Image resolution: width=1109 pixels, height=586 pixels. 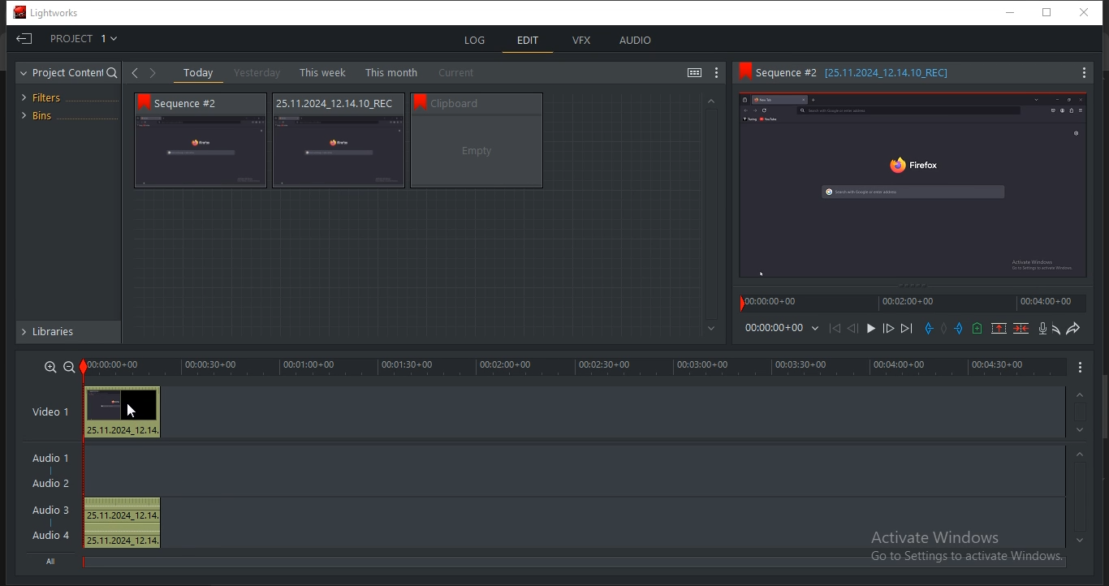 What do you see at coordinates (340, 152) in the screenshot?
I see `video thumbnail` at bounding box center [340, 152].